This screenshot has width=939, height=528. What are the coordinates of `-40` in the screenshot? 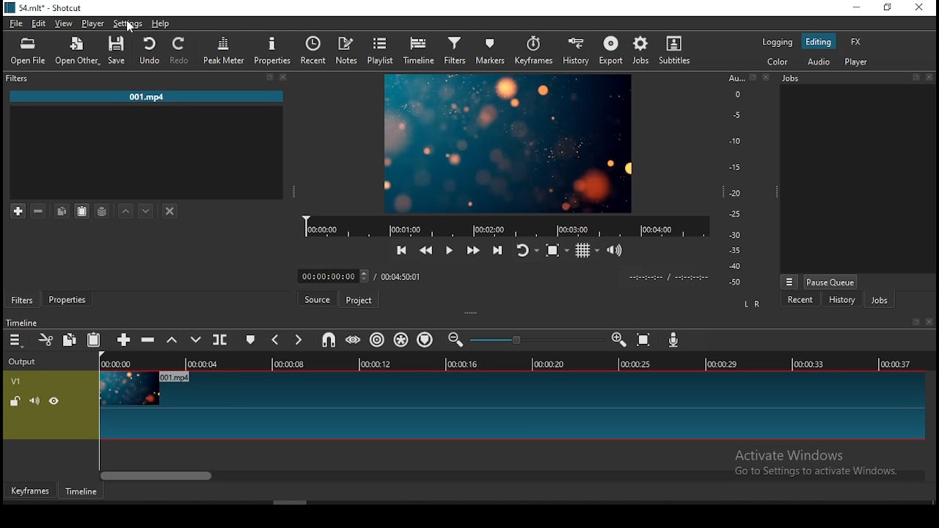 It's located at (735, 266).